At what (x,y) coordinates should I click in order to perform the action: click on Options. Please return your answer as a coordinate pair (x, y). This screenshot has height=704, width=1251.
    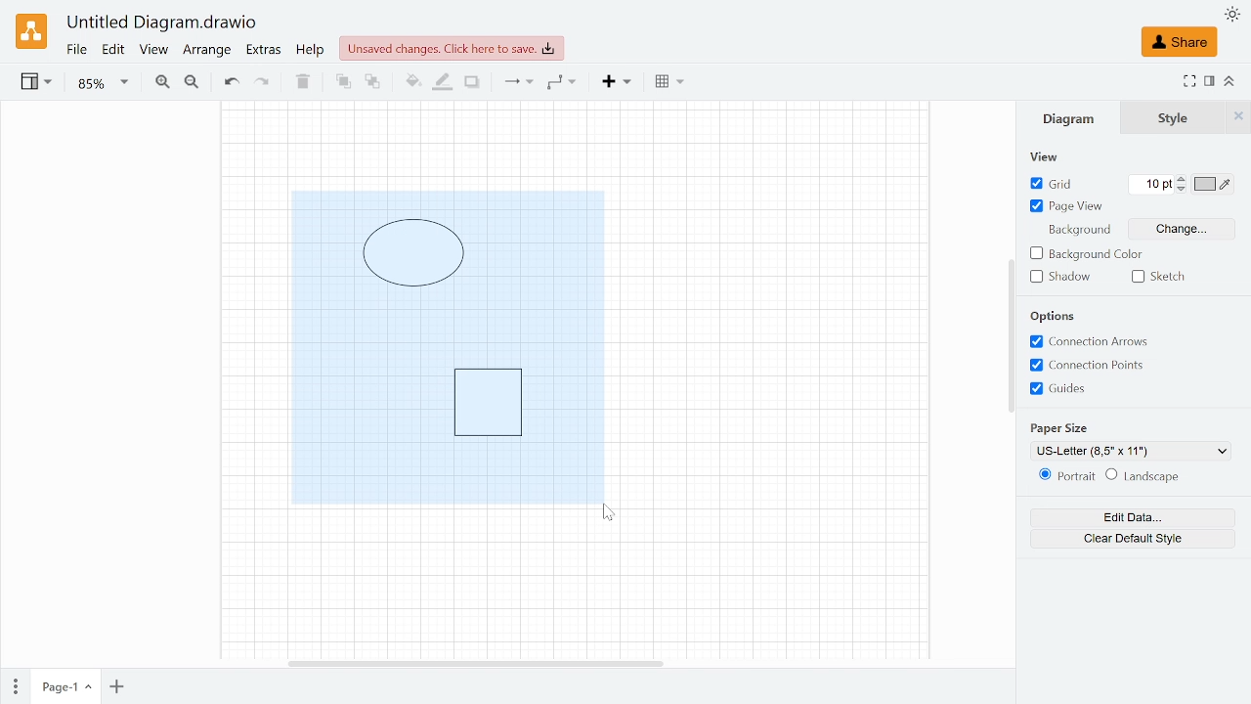
    Looking at the image, I should click on (1054, 316).